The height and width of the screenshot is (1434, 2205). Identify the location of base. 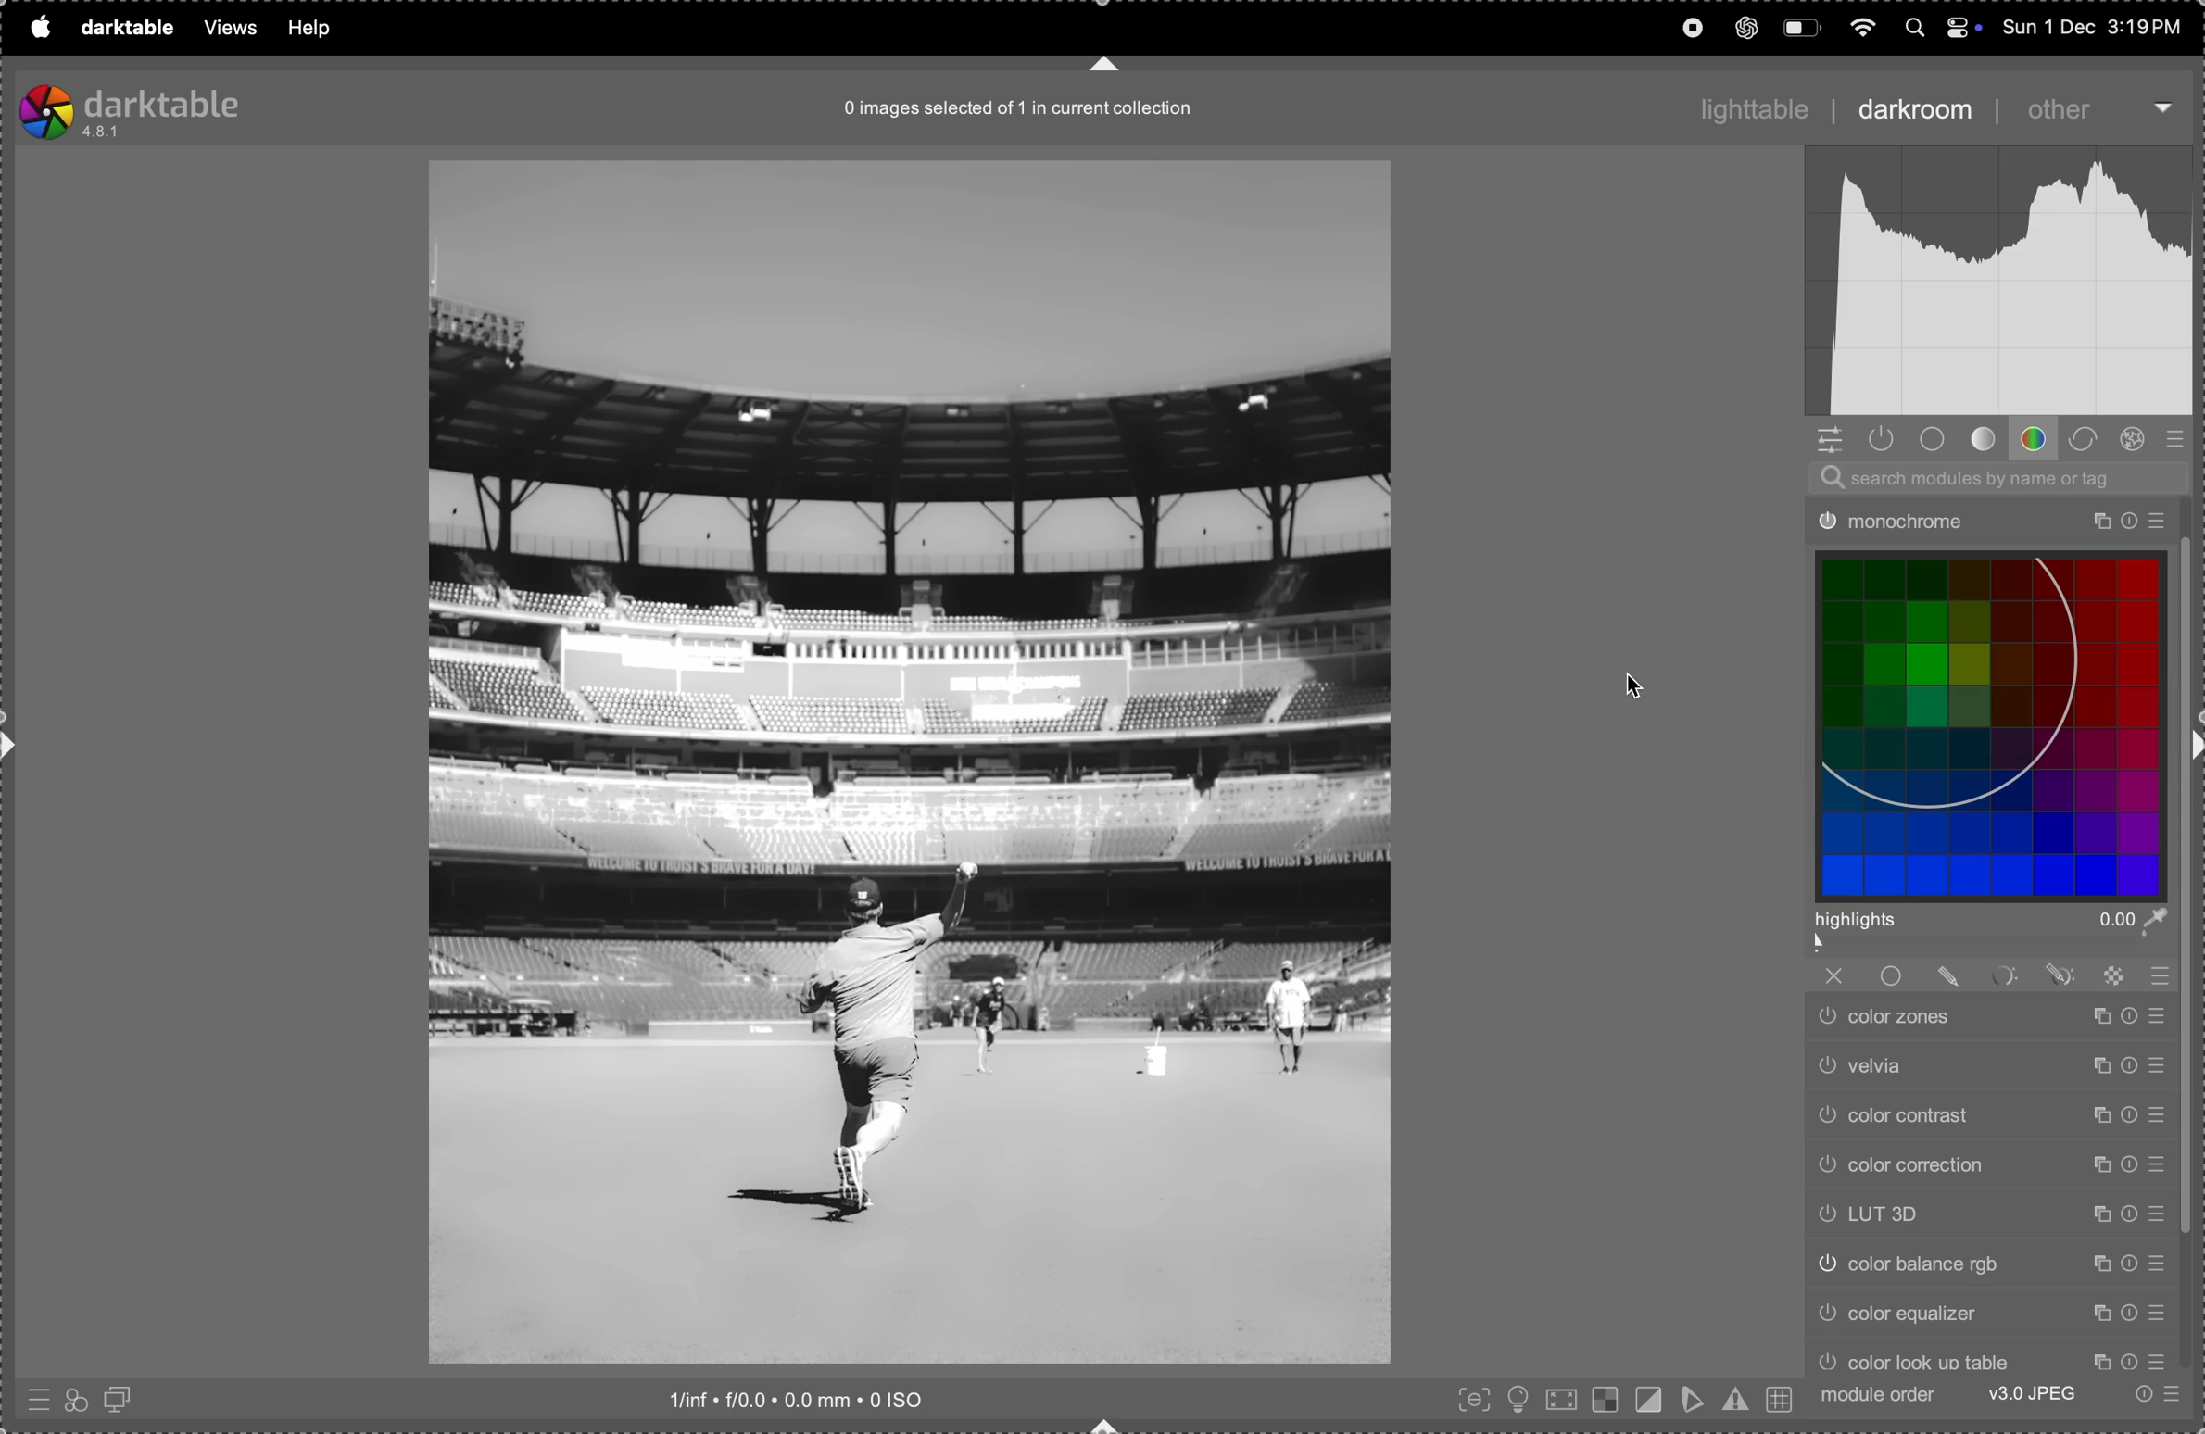
(1936, 440).